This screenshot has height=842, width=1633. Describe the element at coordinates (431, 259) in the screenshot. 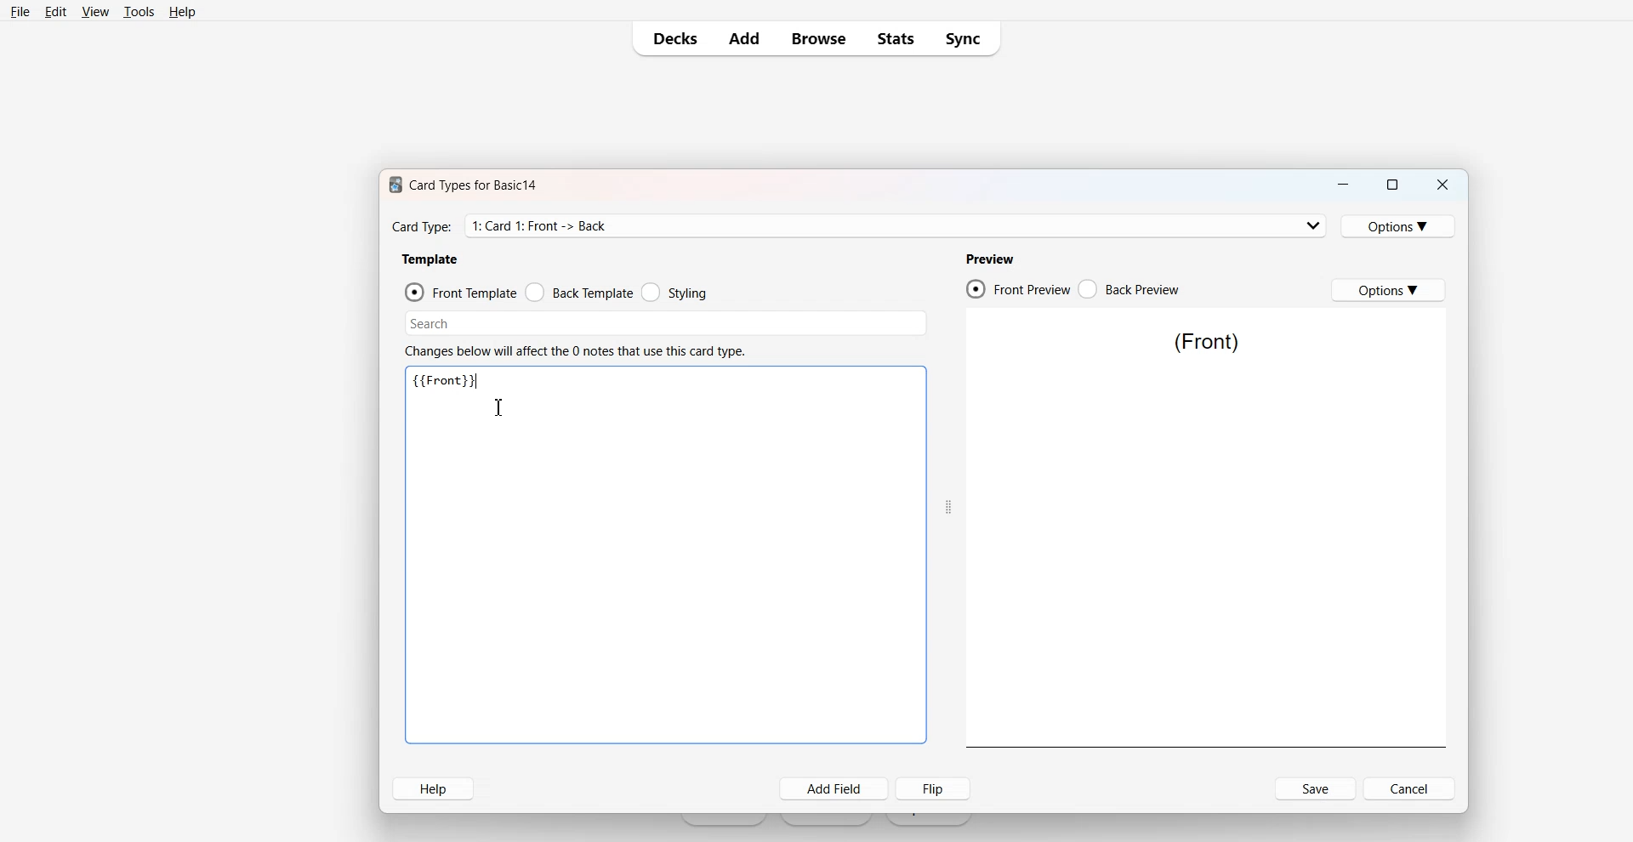

I see `Template` at that location.